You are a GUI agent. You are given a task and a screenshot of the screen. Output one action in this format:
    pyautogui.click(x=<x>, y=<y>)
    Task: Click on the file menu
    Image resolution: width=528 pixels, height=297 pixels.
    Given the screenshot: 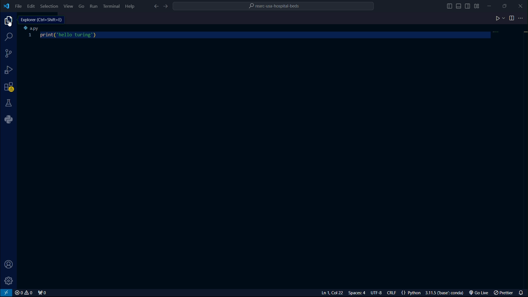 What is the action you would take?
    pyautogui.click(x=18, y=6)
    